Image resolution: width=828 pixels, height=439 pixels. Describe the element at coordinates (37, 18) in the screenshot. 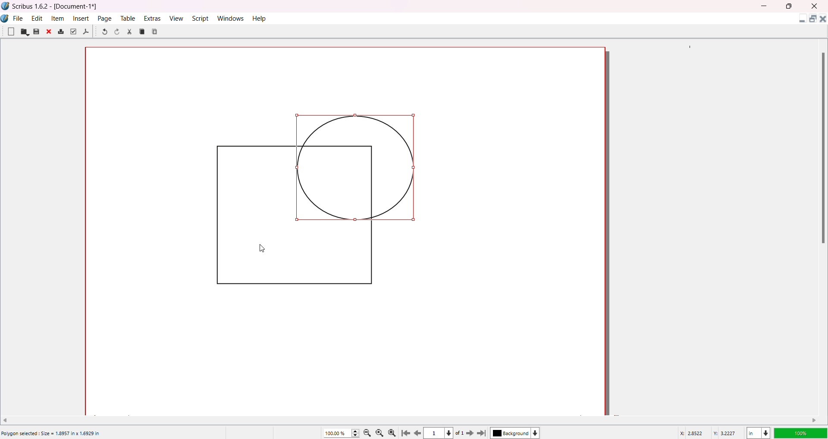

I see `Edit` at that location.